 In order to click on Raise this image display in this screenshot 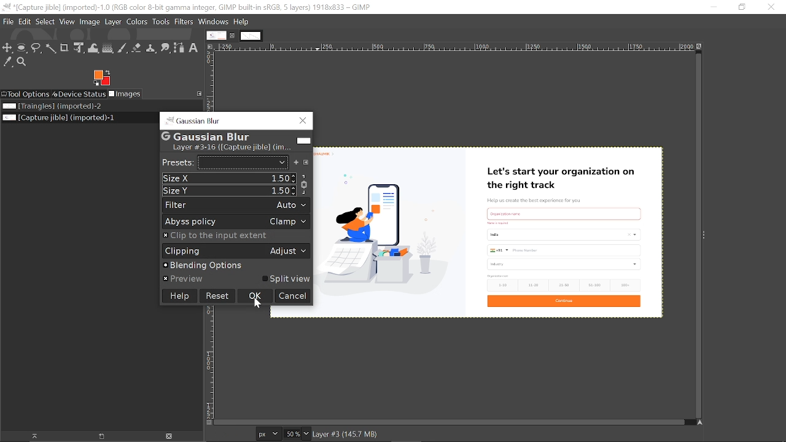, I will do `click(33, 436)`.